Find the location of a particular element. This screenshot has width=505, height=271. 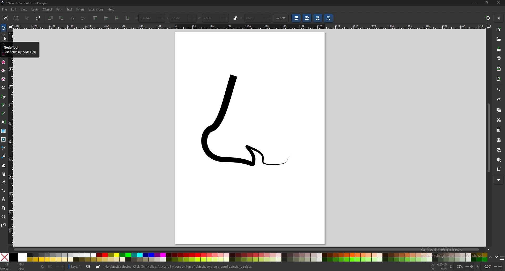

zoom drawing is located at coordinates (498, 150).